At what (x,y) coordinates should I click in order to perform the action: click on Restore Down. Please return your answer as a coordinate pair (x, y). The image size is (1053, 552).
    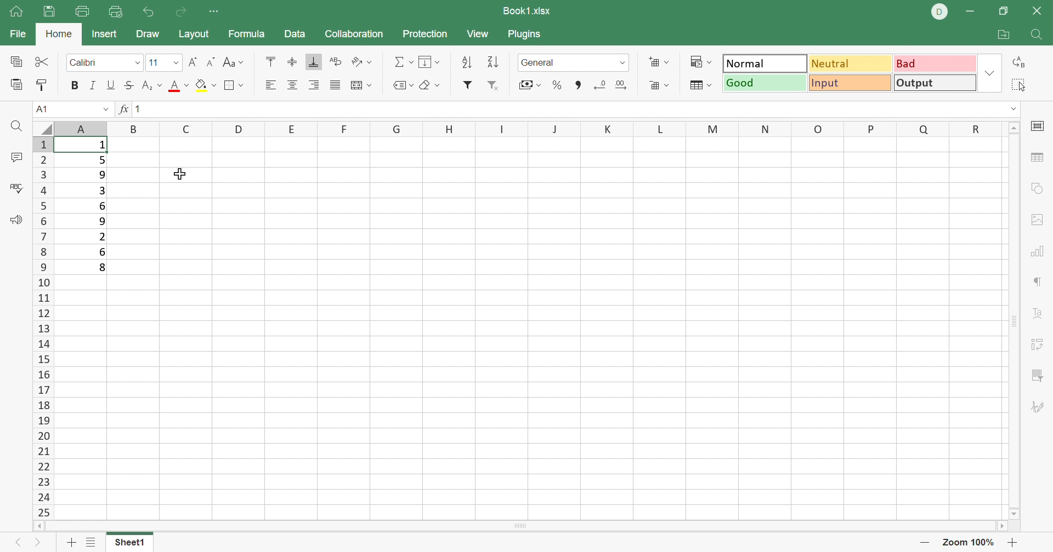
    Looking at the image, I should click on (1004, 12).